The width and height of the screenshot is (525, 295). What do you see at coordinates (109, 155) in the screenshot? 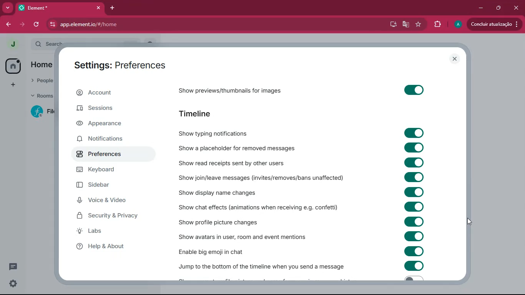
I see `preferences` at bounding box center [109, 155].